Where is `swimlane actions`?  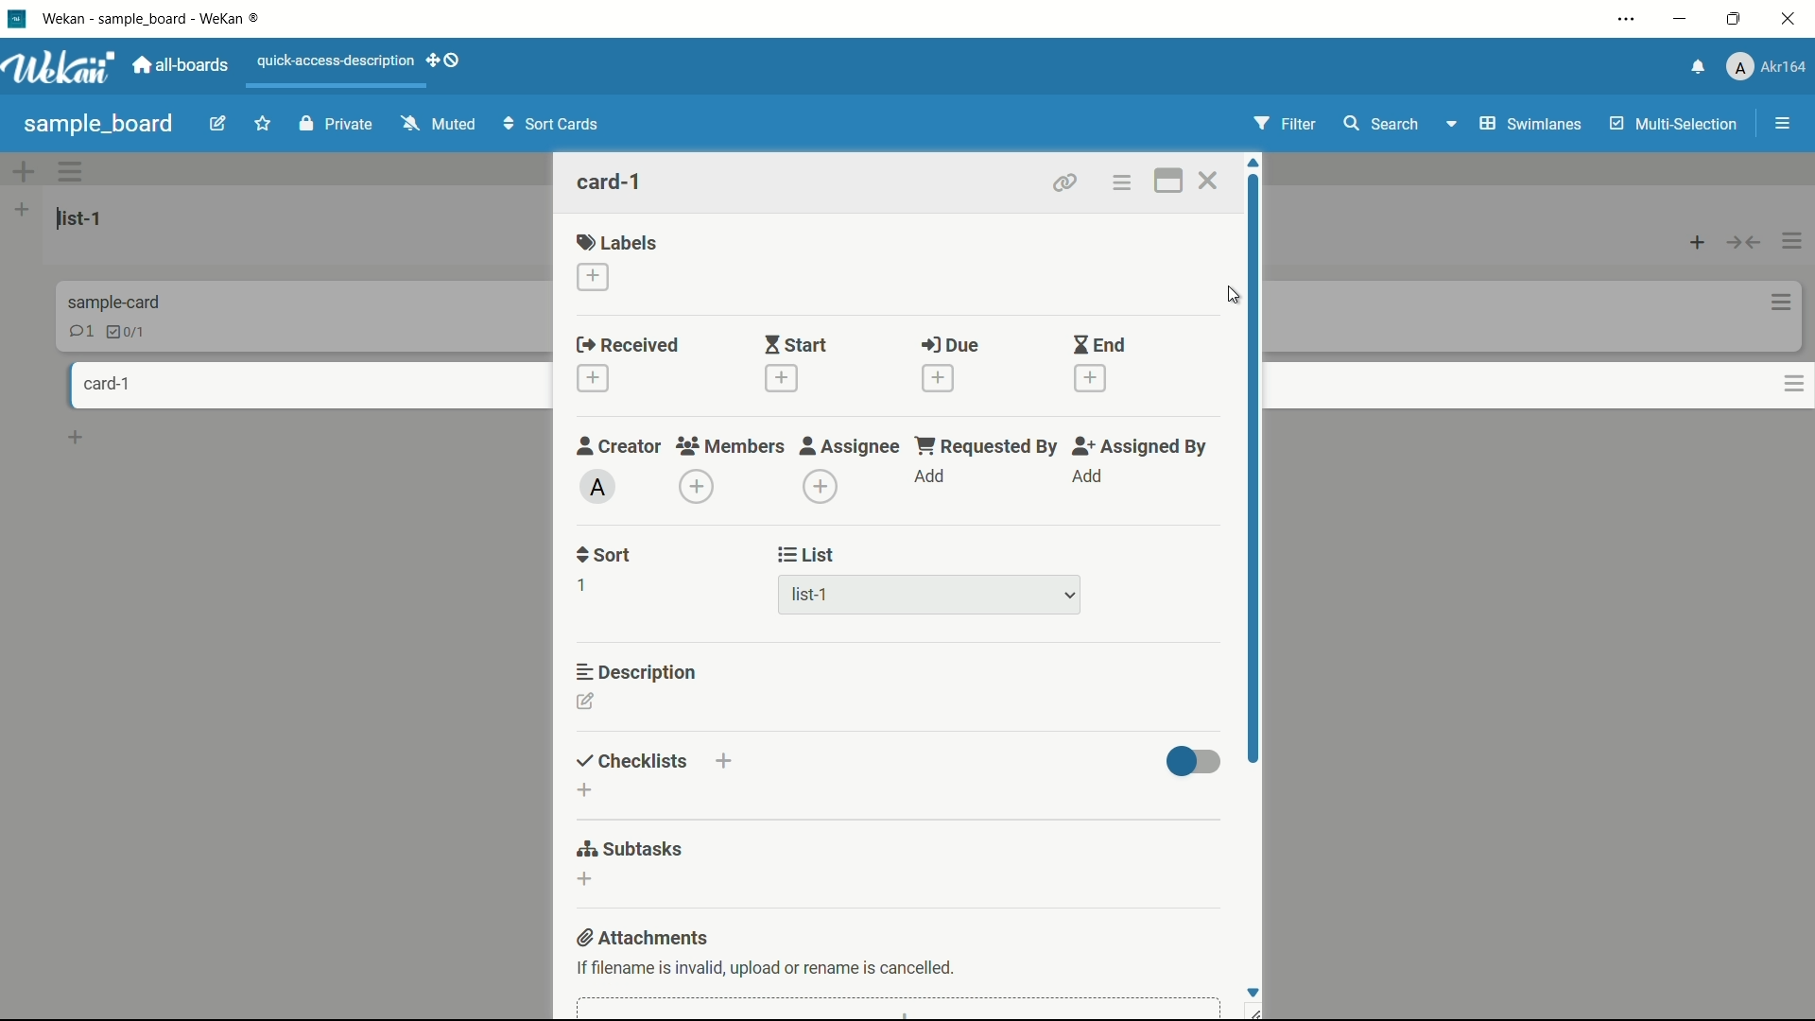
swimlane actions is located at coordinates (71, 172).